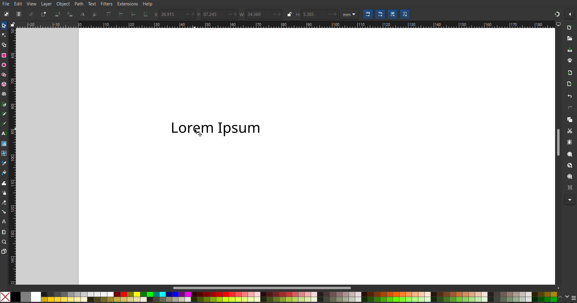  I want to click on New, so click(570, 28).